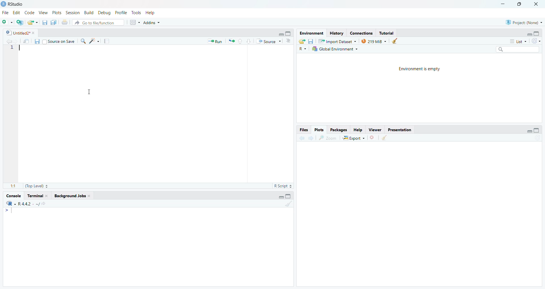 This screenshot has width=545, height=289. What do you see at coordinates (328, 138) in the screenshot?
I see `Zoom` at bounding box center [328, 138].